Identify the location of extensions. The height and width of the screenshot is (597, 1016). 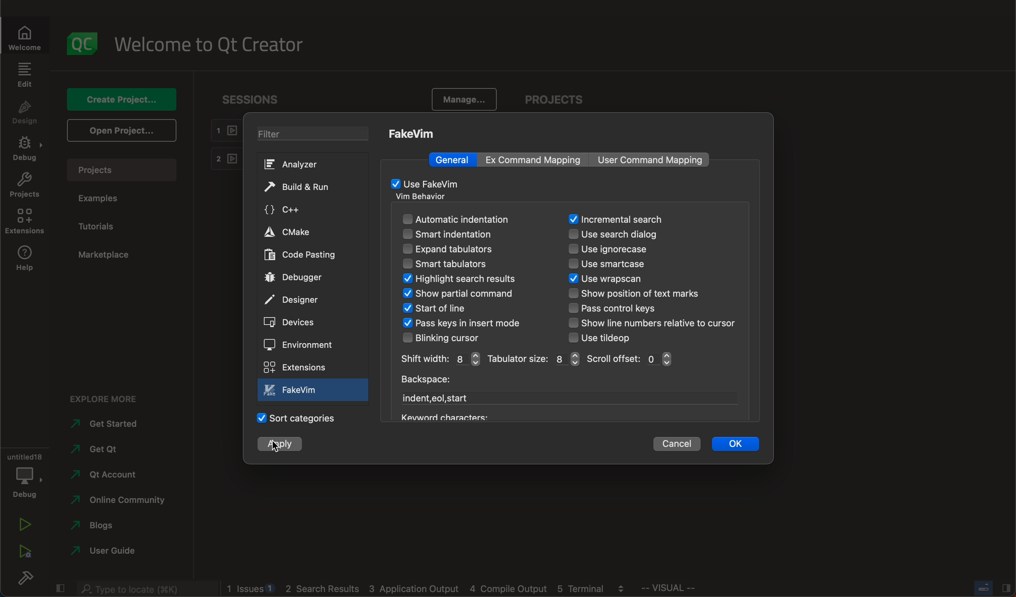
(295, 367).